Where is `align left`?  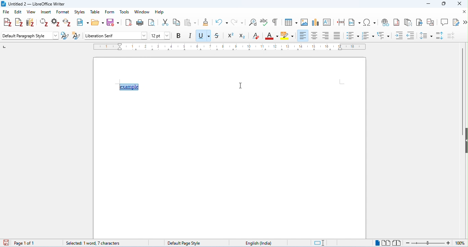 align left is located at coordinates (303, 36).